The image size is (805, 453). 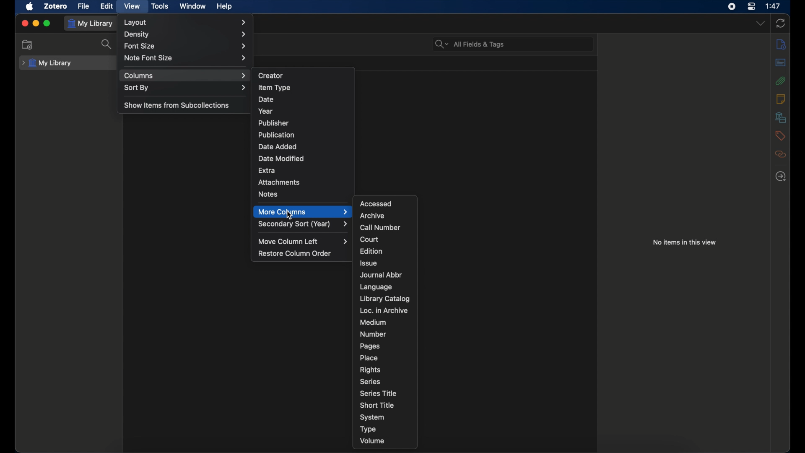 What do you see at coordinates (382, 275) in the screenshot?
I see `journal abbr` at bounding box center [382, 275].